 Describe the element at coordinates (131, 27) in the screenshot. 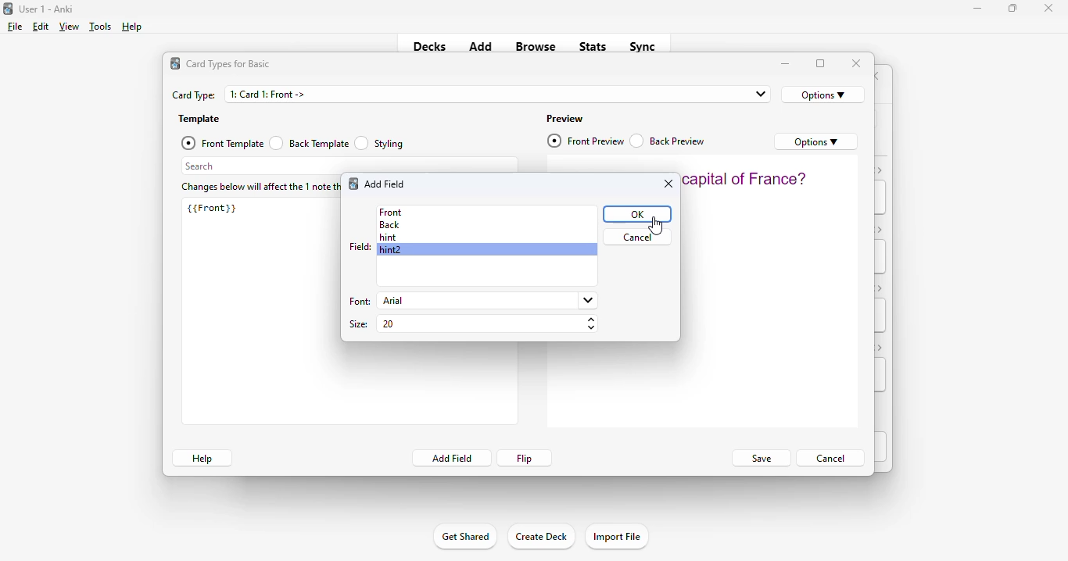

I see `help` at that location.